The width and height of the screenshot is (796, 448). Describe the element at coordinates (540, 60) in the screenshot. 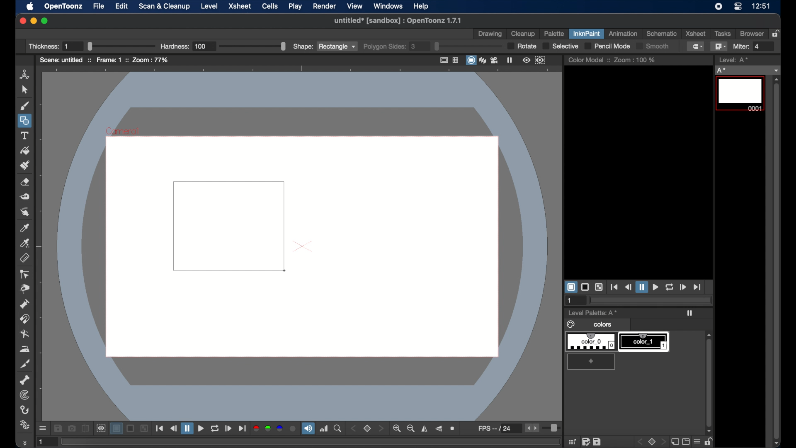

I see `sub camera preview` at that location.